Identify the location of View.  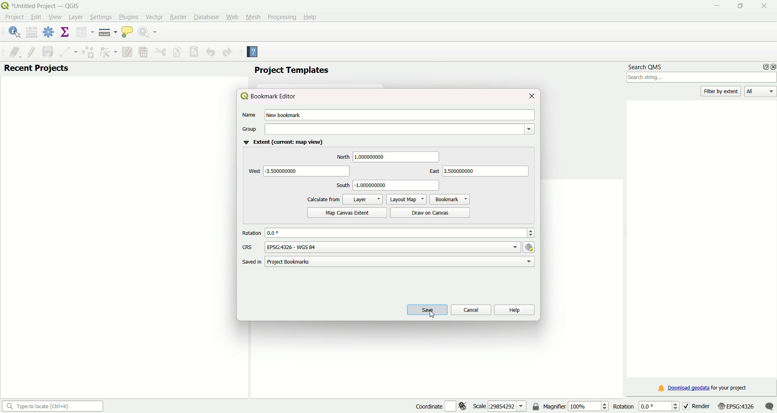
(55, 18).